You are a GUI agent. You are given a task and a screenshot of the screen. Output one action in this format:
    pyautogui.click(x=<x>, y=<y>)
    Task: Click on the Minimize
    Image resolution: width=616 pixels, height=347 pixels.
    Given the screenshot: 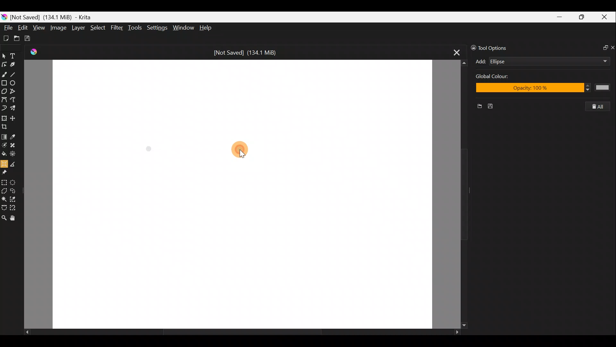 What is the action you would take?
    pyautogui.click(x=560, y=17)
    